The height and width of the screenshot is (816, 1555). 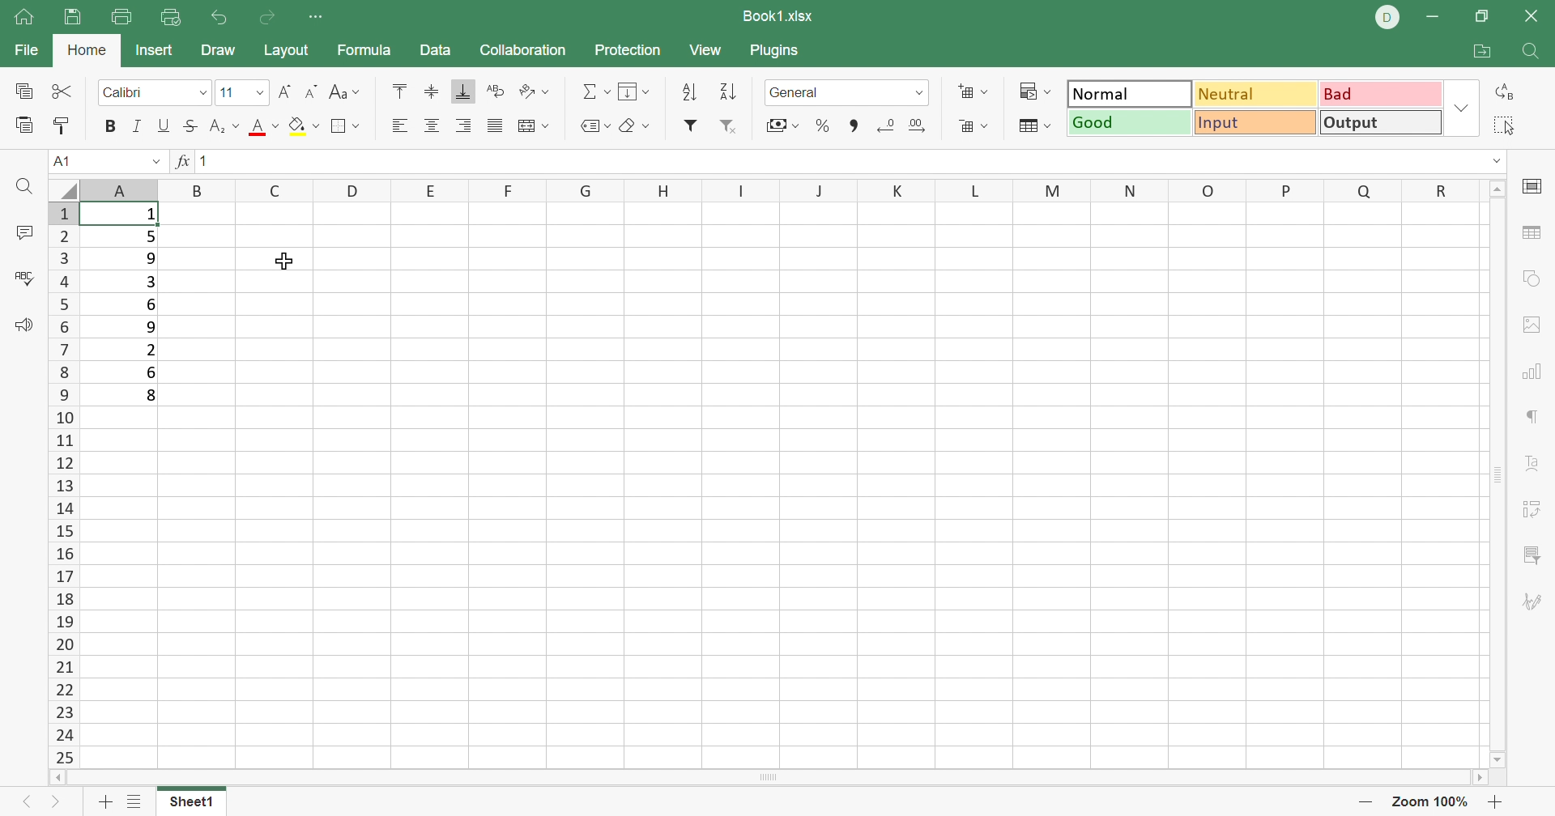 I want to click on Replace, so click(x=1505, y=90).